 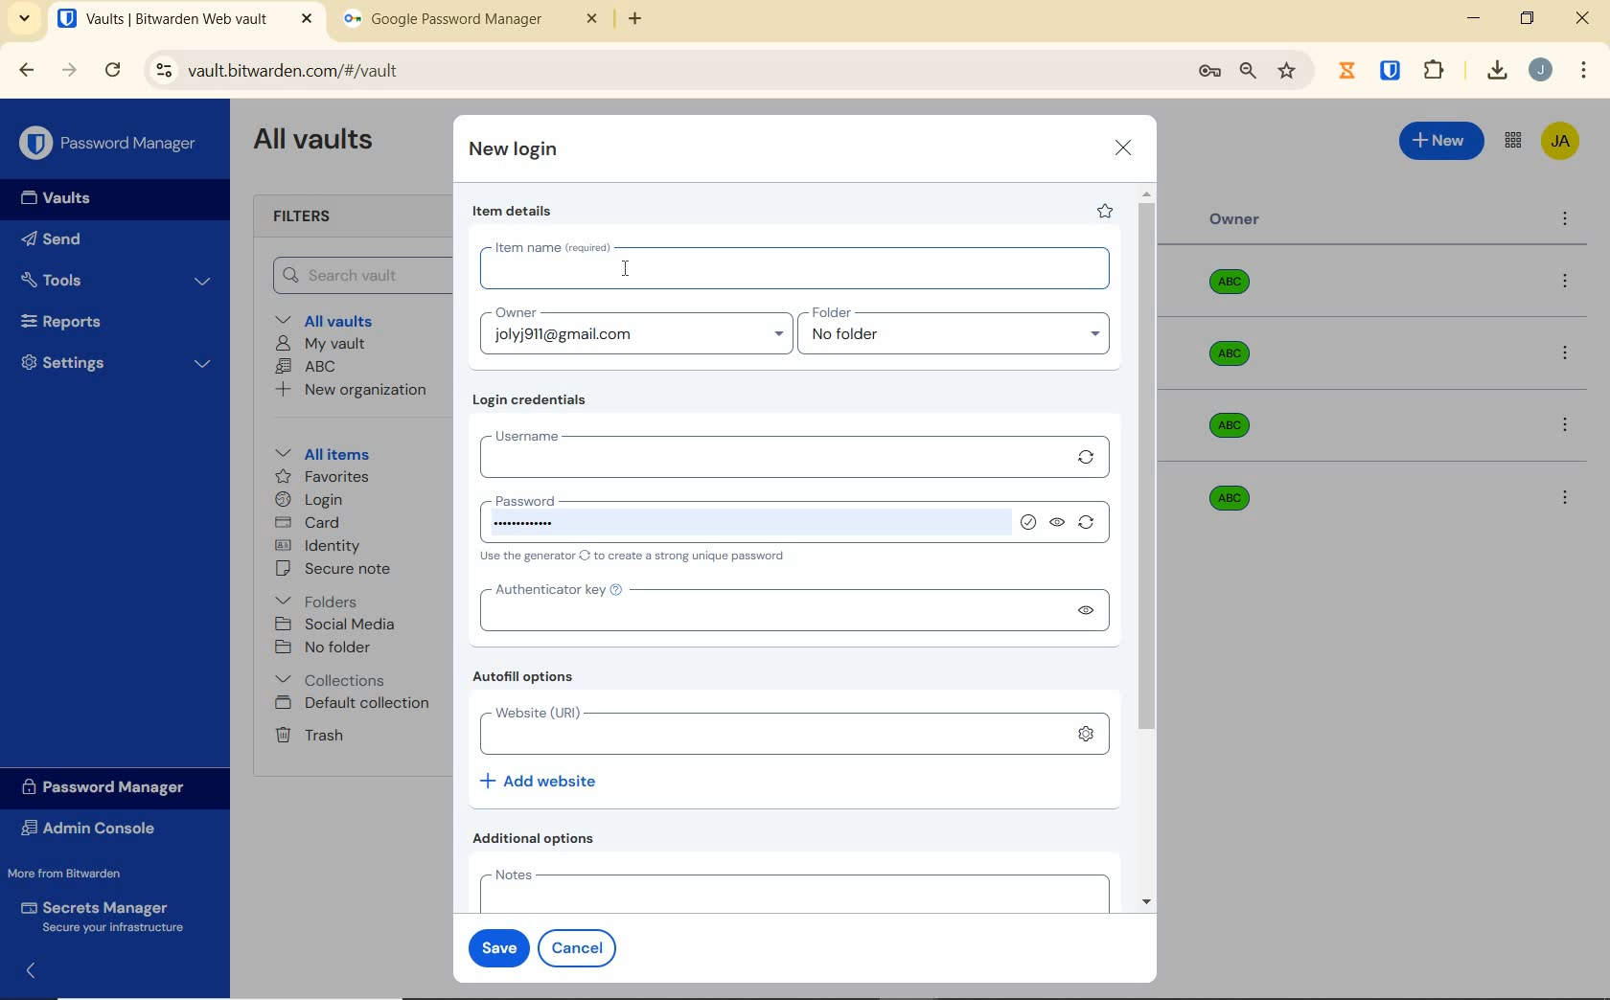 What do you see at coordinates (319, 451) in the screenshot?
I see `All items` at bounding box center [319, 451].